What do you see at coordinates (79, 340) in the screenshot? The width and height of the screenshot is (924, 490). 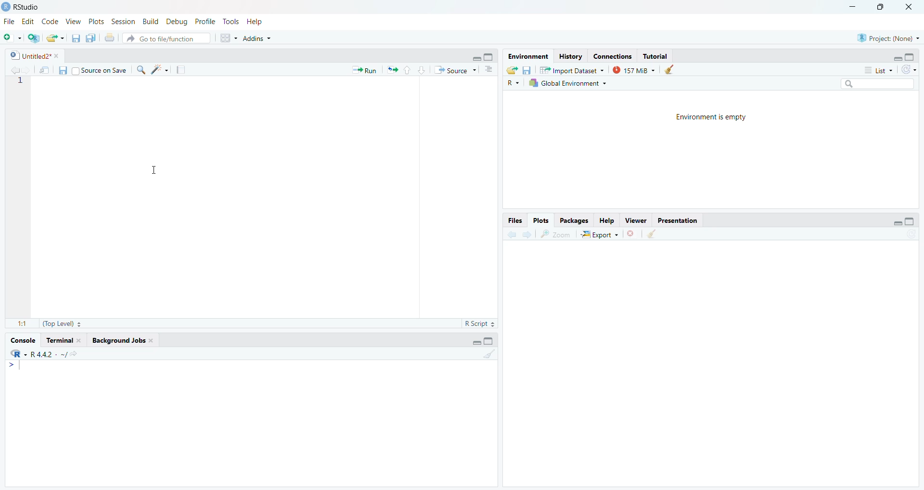 I see `close` at bounding box center [79, 340].